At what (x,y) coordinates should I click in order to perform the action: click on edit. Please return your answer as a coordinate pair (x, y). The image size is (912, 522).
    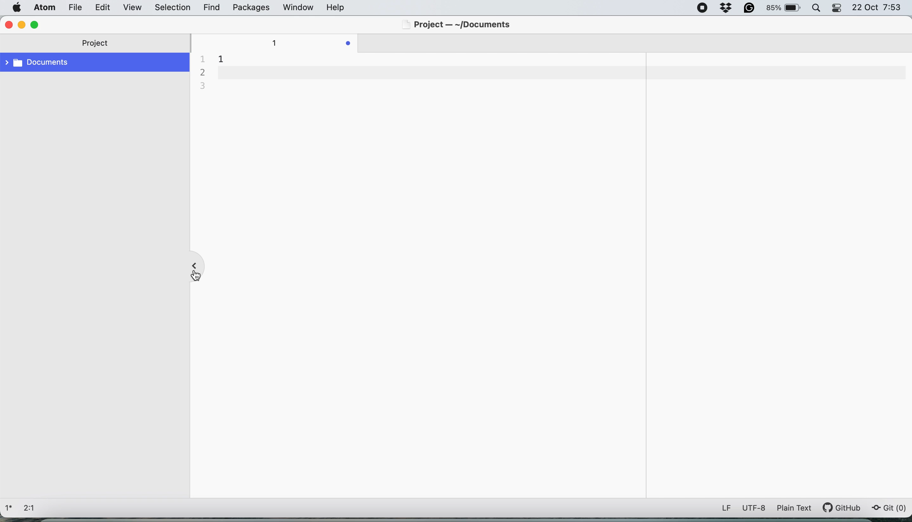
    Looking at the image, I should click on (102, 8).